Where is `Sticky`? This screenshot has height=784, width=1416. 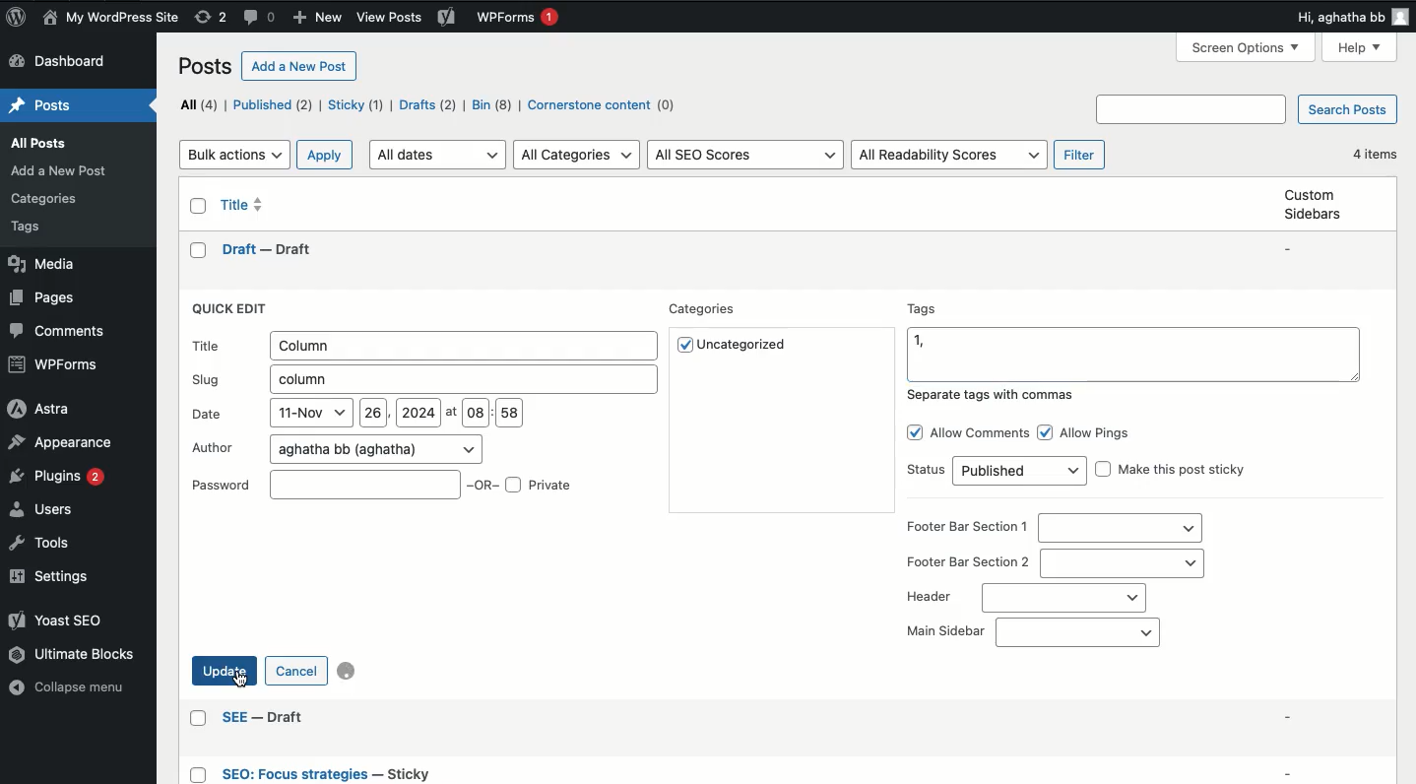 Sticky is located at coordinates (356, 105).